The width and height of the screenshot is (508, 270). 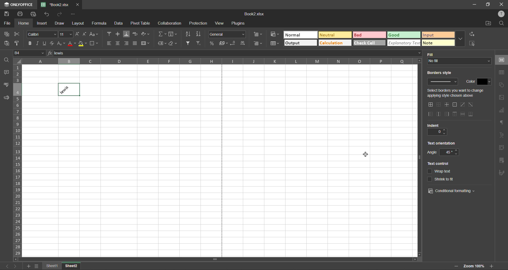 I want to click on app name, so click(x=19, y=4).